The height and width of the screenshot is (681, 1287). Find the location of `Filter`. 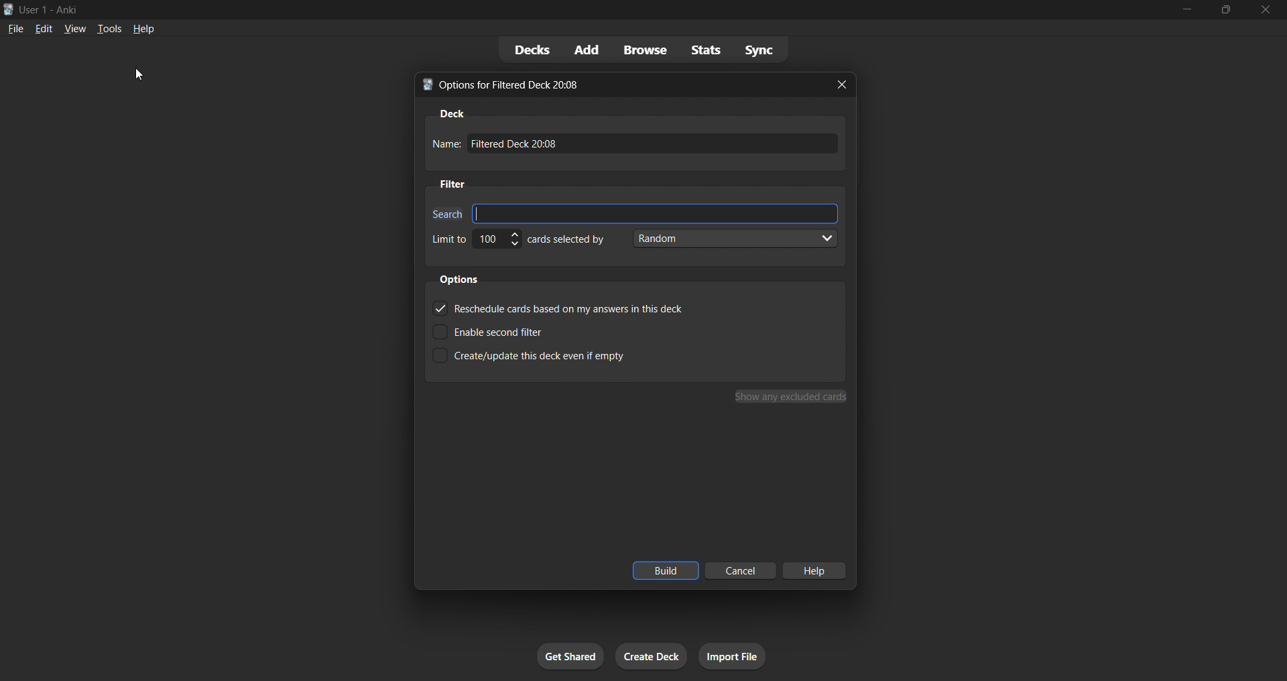

Filter is located at coordinates (452, 184).